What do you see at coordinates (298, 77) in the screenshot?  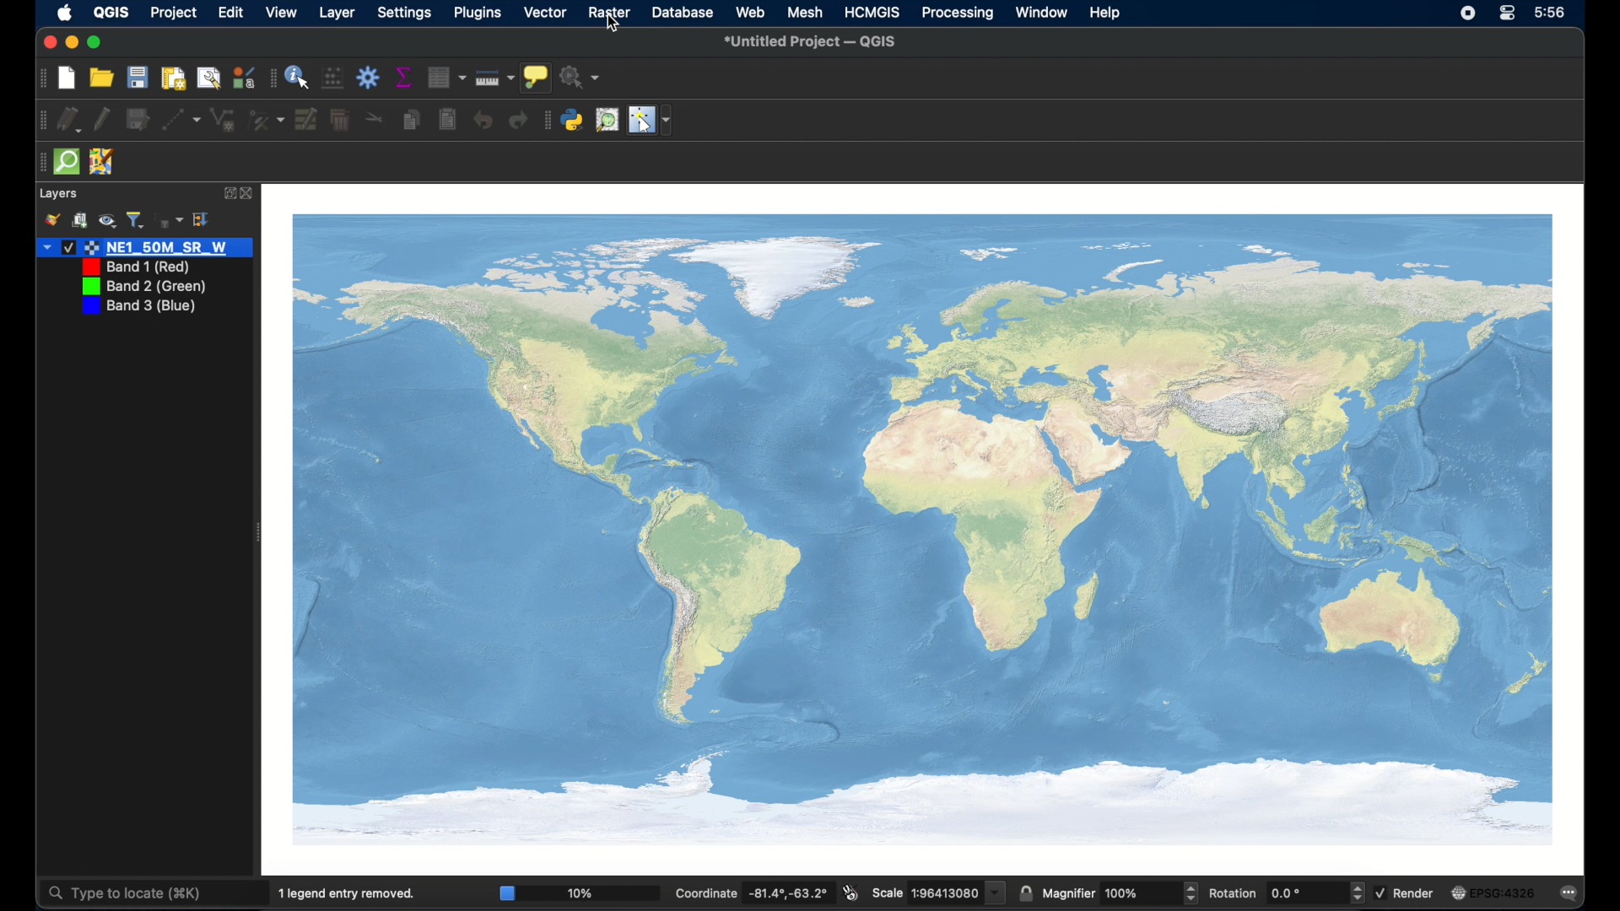 I see `identify feature` at bounding box center [298, 77].